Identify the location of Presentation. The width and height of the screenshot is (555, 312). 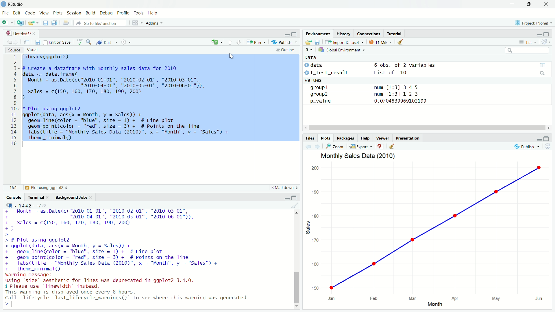
(408, 138).